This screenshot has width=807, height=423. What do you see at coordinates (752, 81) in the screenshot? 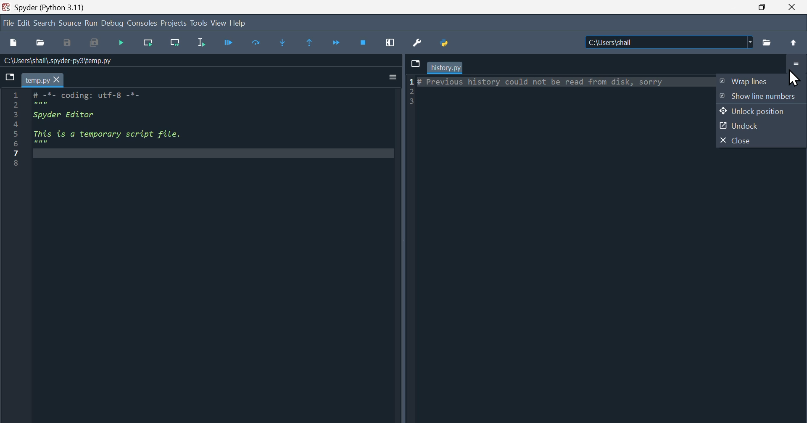
I see `Wrap files` at bounding box center [752, 81].